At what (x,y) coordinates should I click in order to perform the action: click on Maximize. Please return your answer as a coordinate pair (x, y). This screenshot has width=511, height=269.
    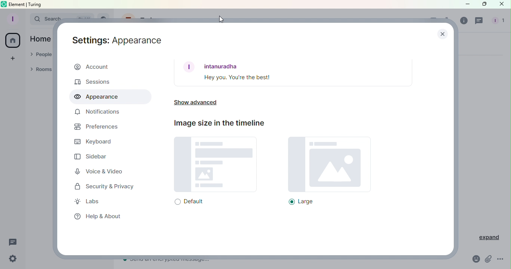
    Looking at the image, I should click on (483, 4).